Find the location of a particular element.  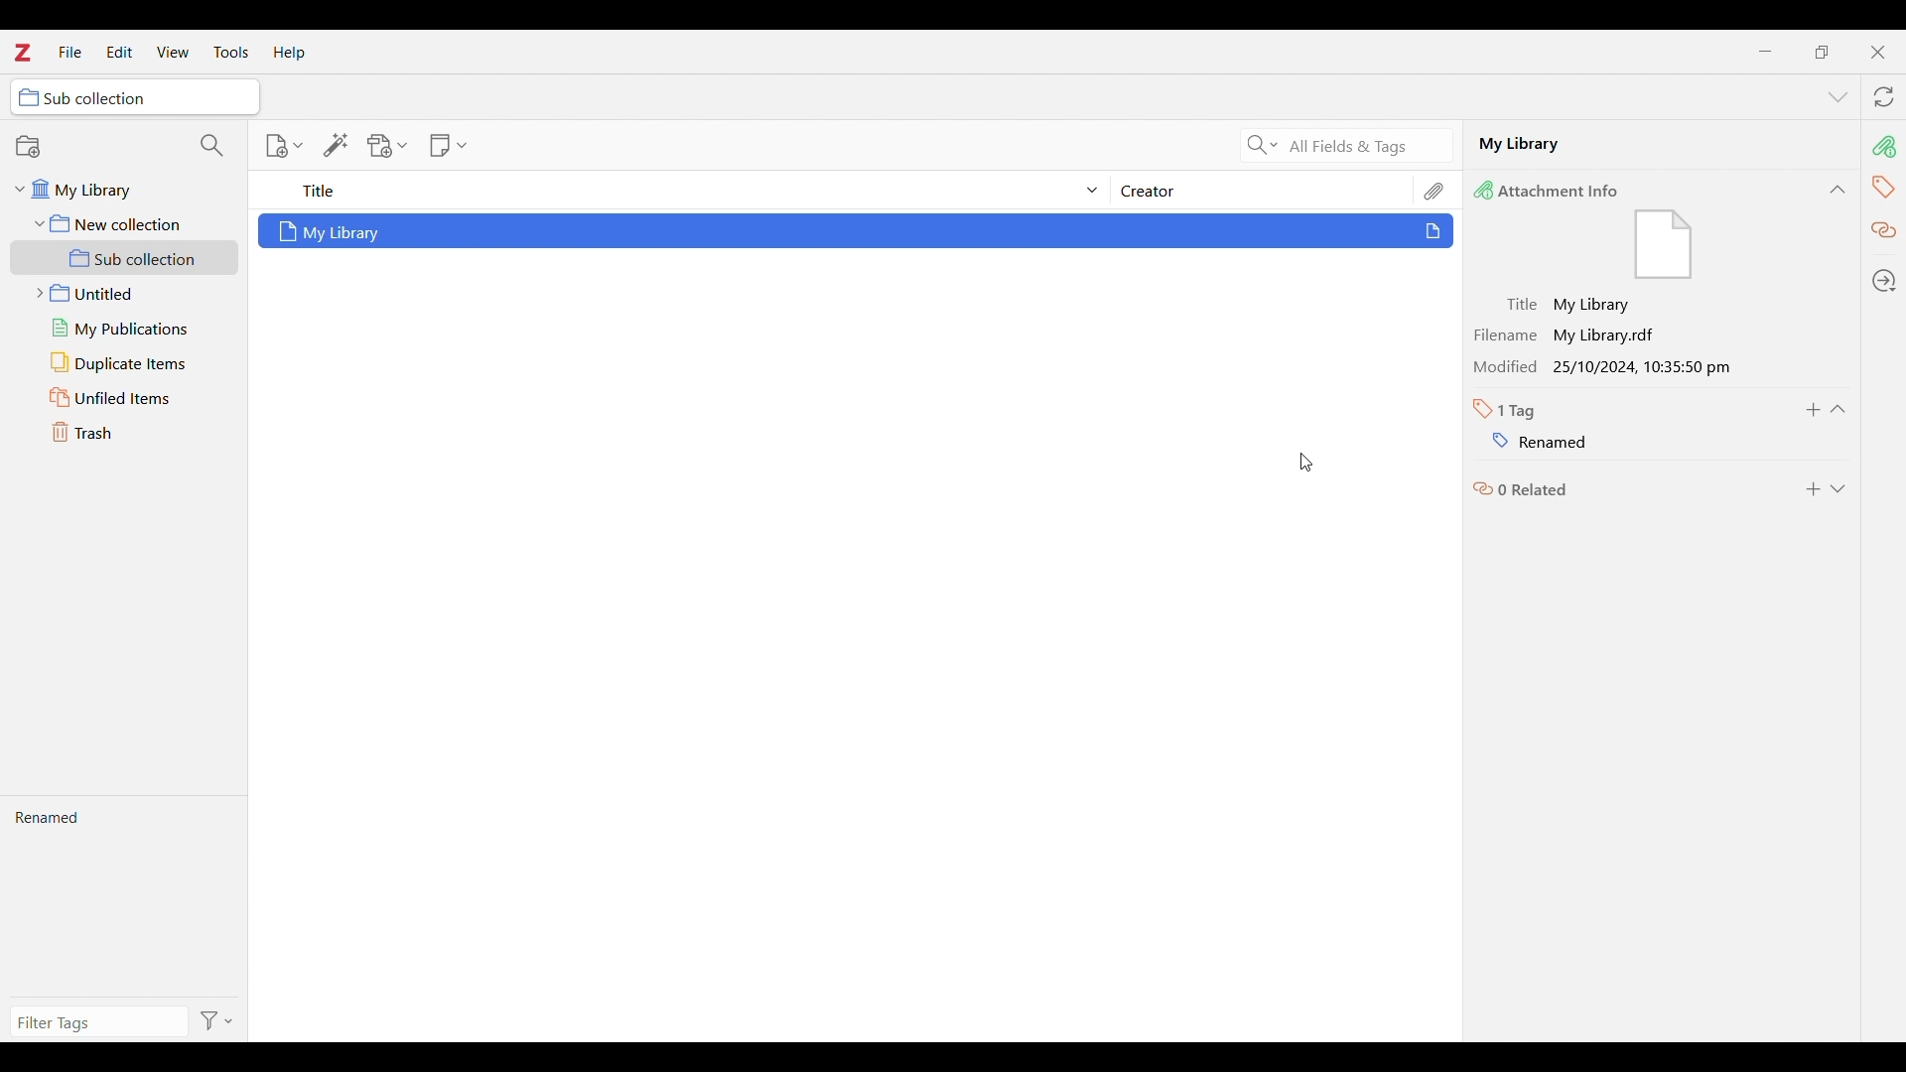

Selected folder is located at coordinates (135, 97).